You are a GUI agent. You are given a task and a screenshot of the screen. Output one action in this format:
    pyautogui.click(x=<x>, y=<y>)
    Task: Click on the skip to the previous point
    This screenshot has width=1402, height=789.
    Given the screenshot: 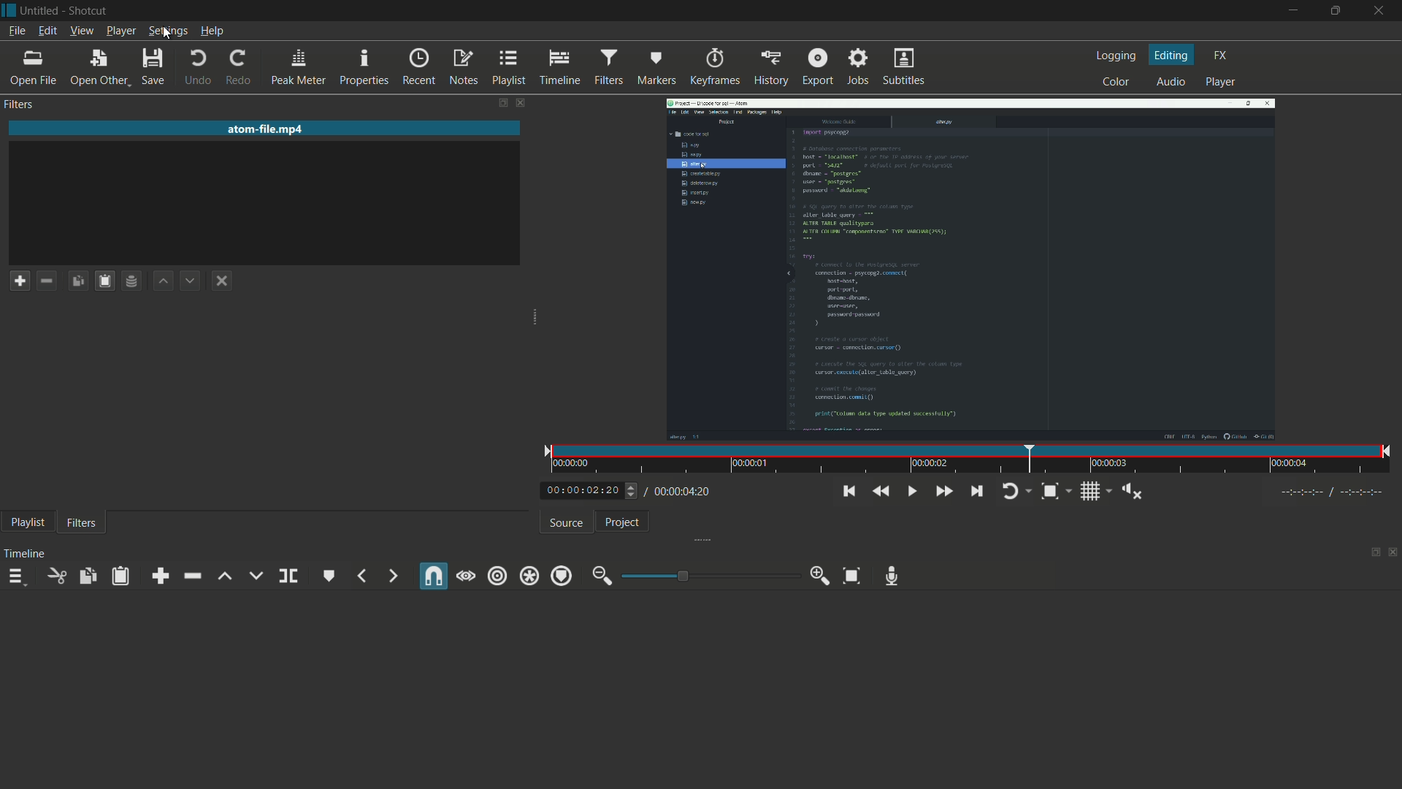 What is the action you would take?
    pyautogui.click(x=850, y=491)
    